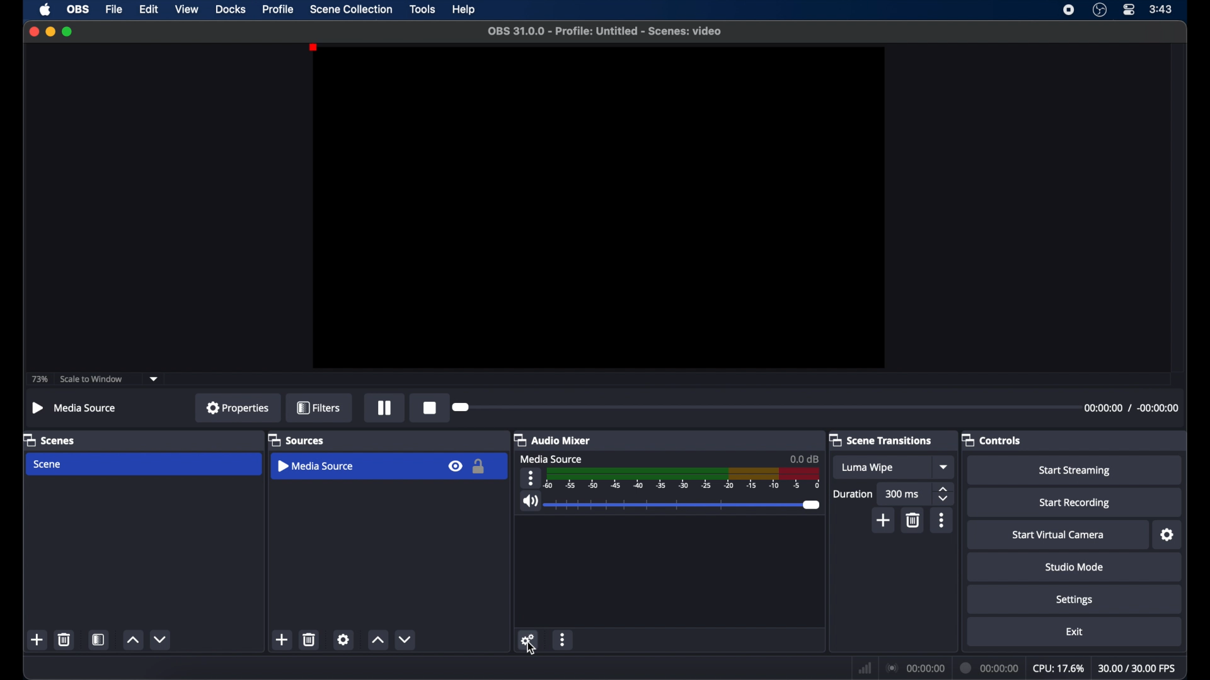  Describe the element at coordinates (34, 31) in the screenshot. I see `close` at that location.